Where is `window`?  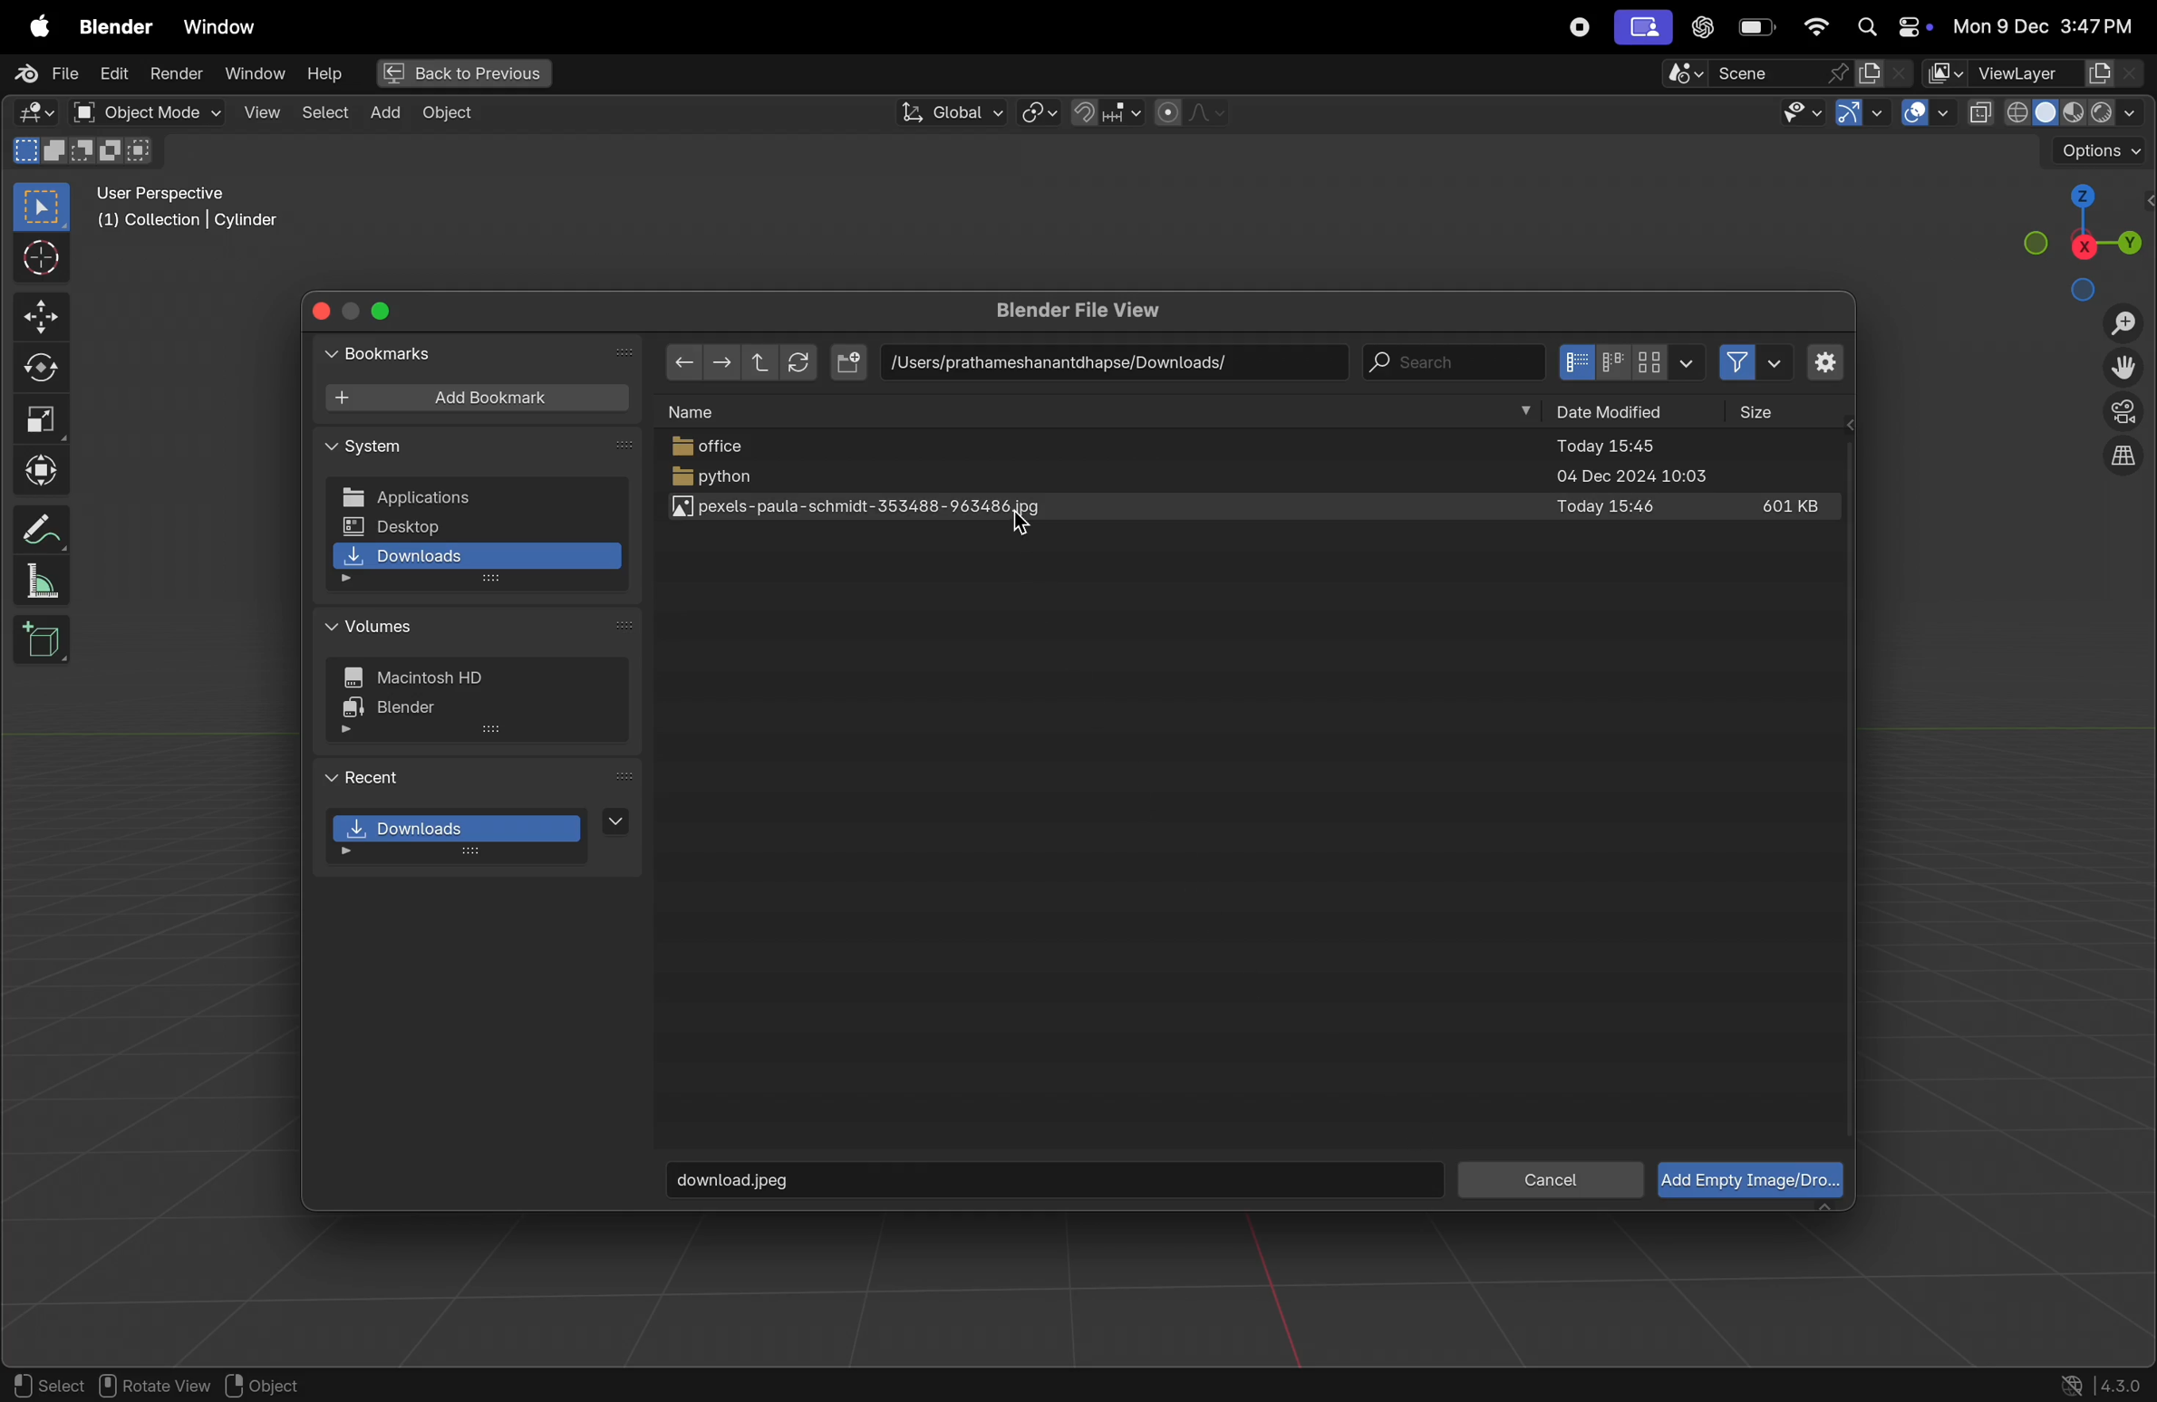
window is located at coordinates (253, 75).